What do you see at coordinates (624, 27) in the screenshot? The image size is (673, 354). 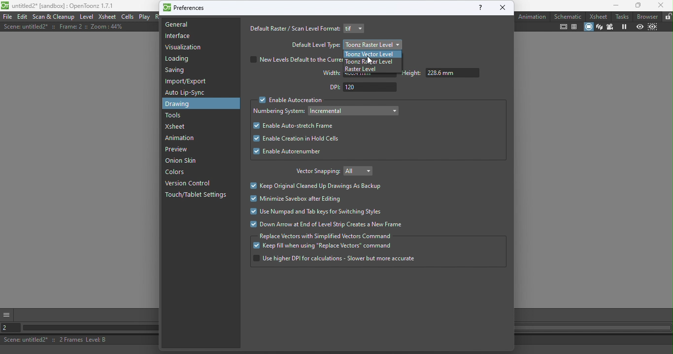 I see `Freeze` at bounding box center [624, 27].